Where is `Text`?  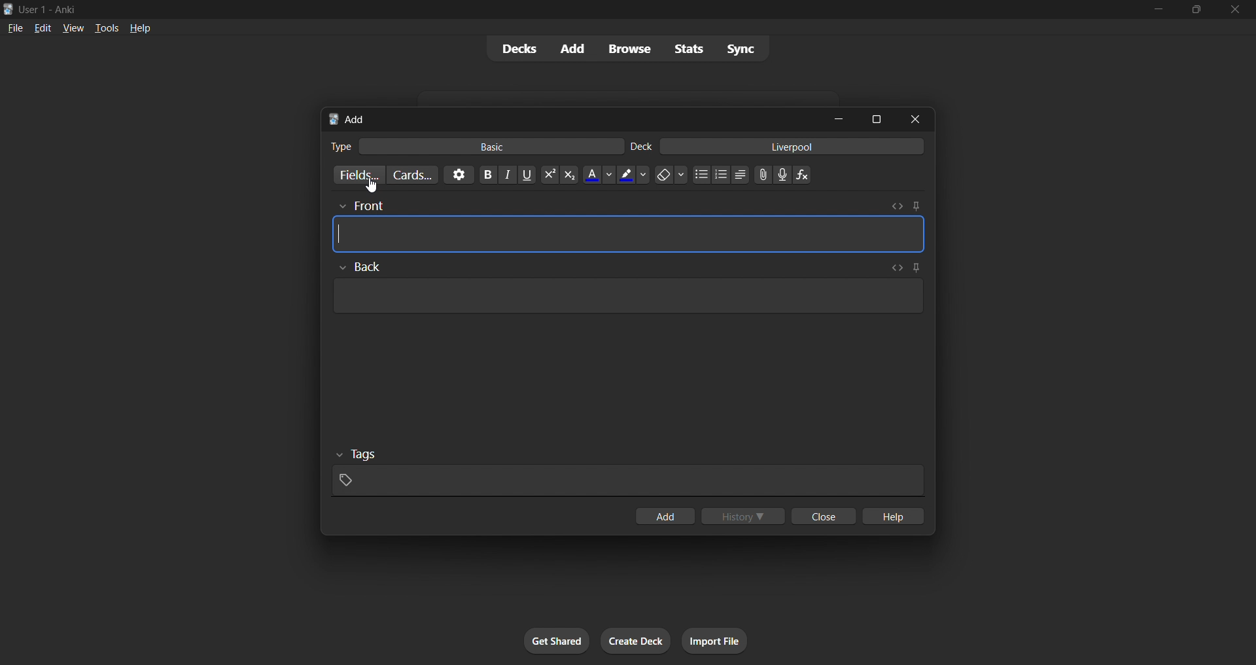 Text is located at coordinates (641, 147).